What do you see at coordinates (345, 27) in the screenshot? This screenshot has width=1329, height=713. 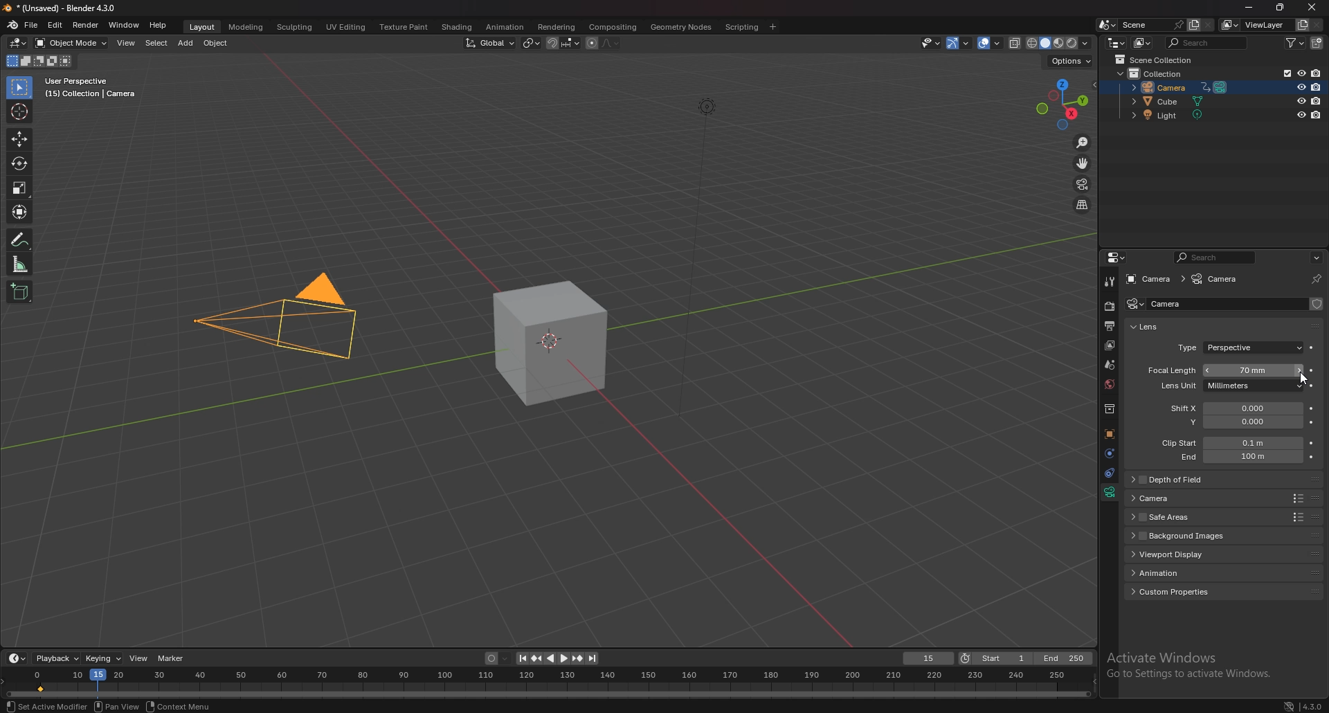 I see `uv editing` at bounding box center [345, 27].